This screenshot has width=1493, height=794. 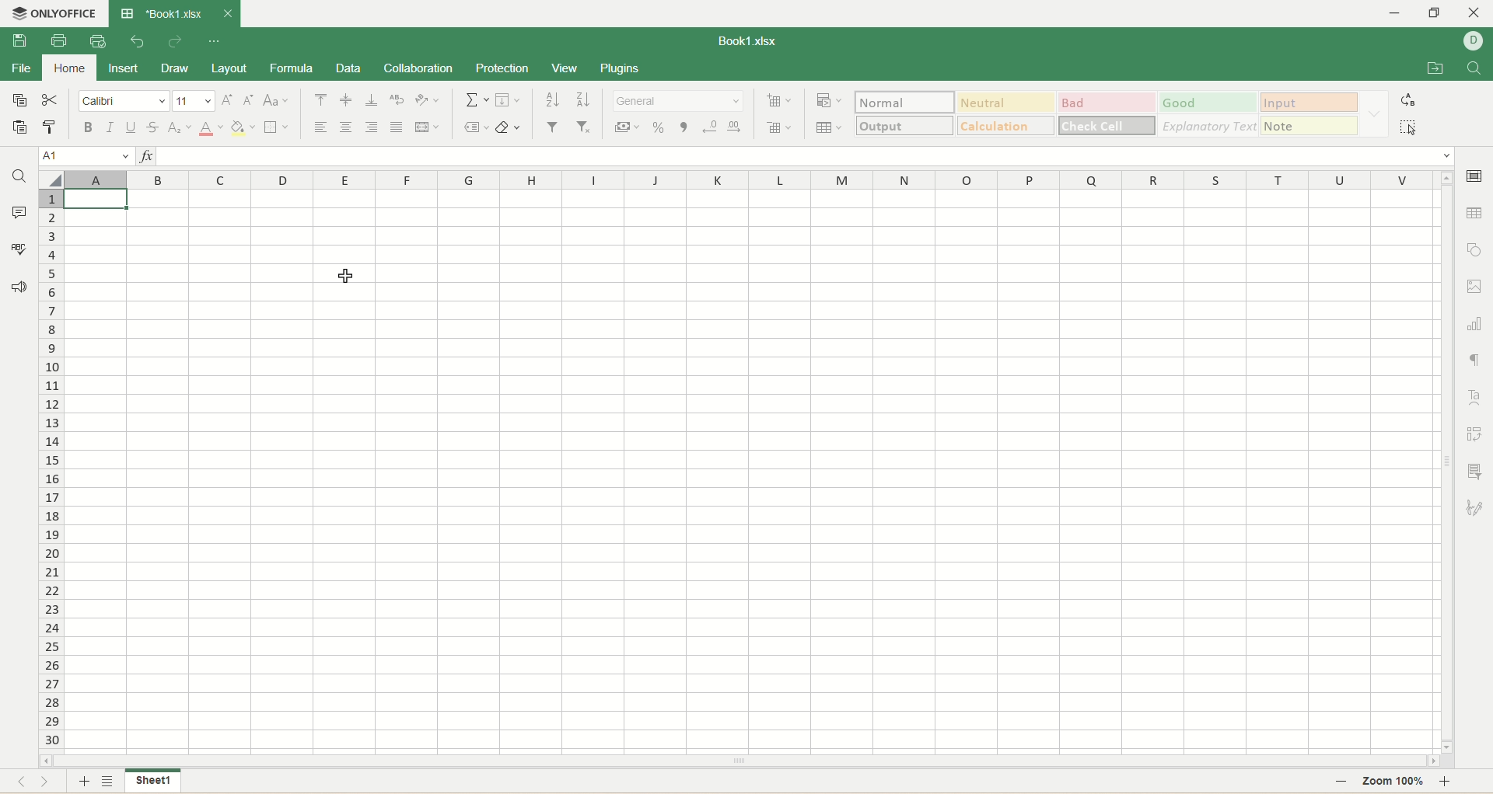 I want to click on decrease decimal, so click(x=708, y=127).